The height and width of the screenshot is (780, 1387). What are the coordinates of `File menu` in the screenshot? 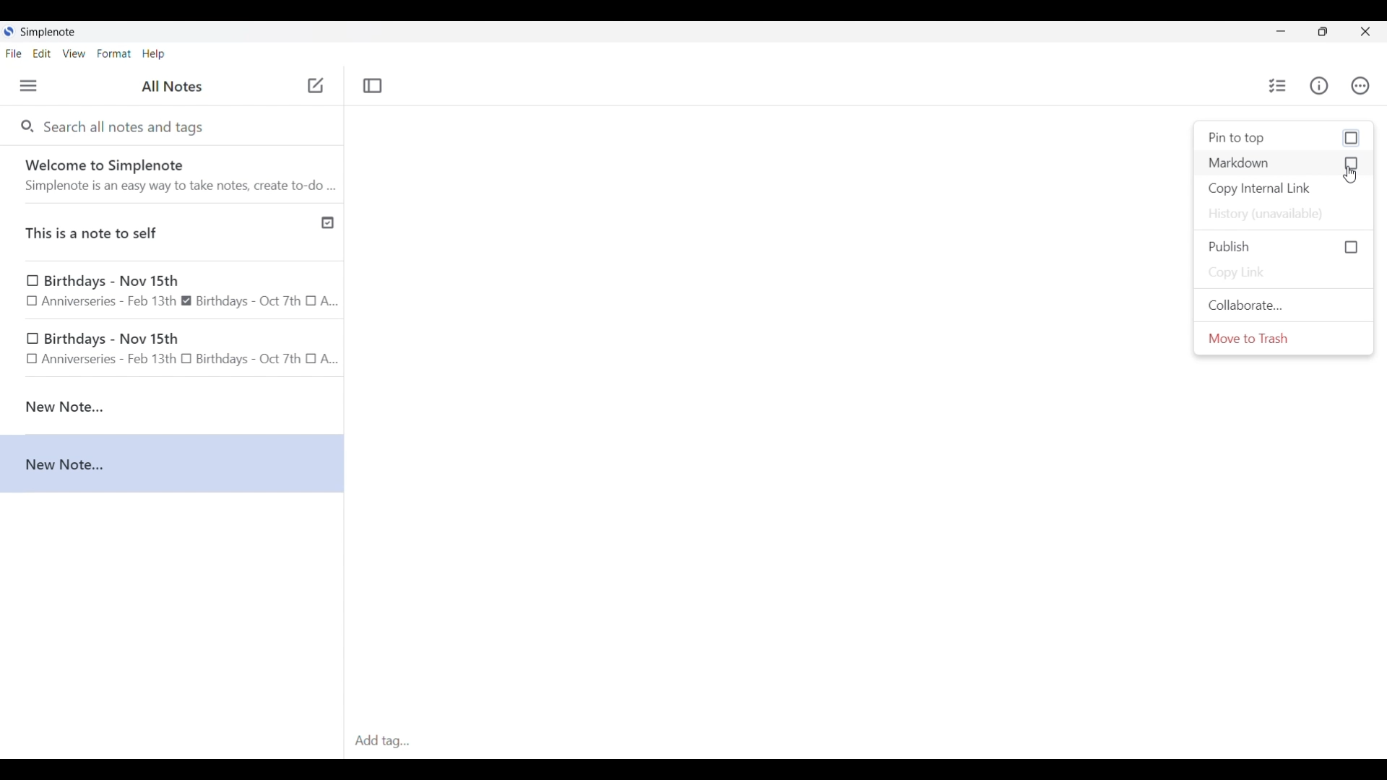 It's located at (14, 53).